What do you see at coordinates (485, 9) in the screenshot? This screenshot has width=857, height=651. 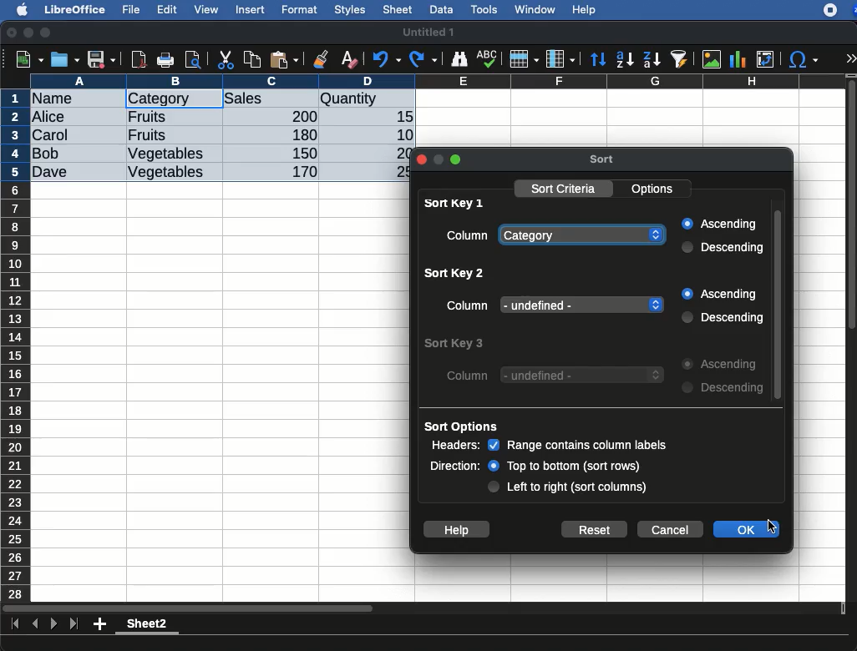 I see `tools` at bounding box center [485, 9].